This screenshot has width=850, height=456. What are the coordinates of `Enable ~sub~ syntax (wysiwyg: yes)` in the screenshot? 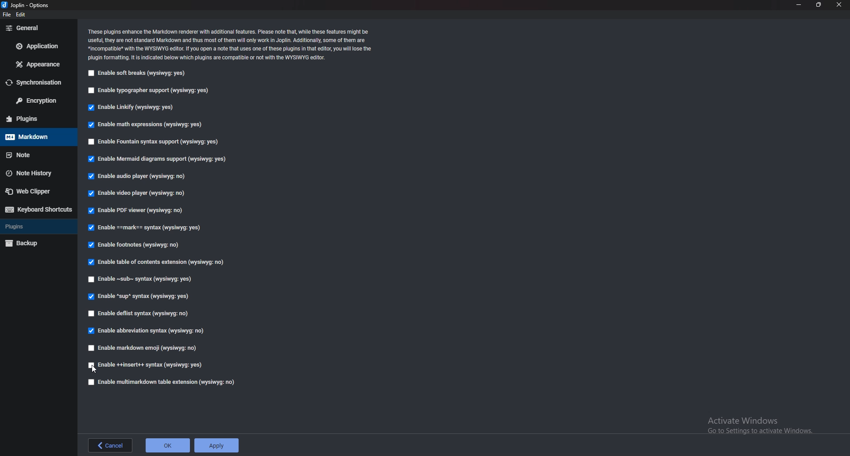 It's located at (143, 278).